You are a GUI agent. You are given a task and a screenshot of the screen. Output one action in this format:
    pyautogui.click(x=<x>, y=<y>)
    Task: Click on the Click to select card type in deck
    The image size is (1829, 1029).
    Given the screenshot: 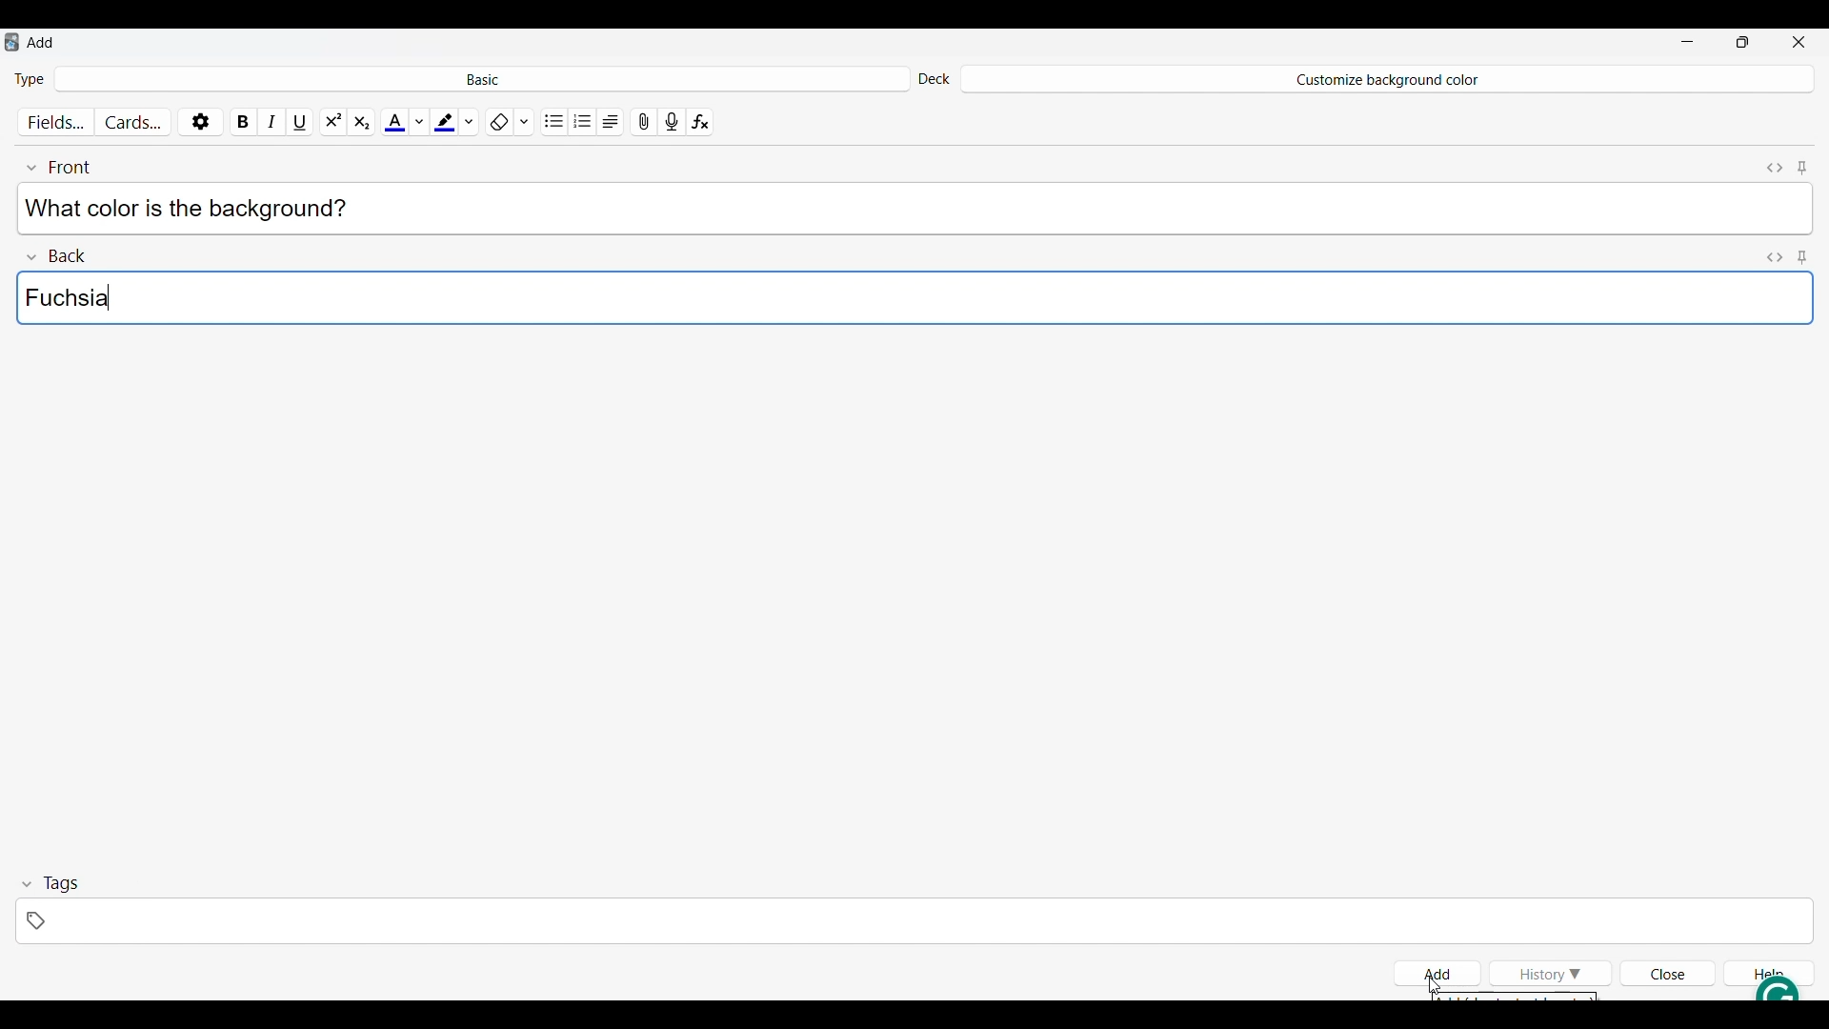 What is the action you would take?
    pyautogui.click(x=482, y=77)
    